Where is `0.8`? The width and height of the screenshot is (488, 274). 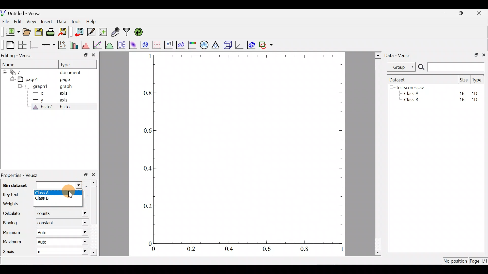
0.8 is located at coordinates (146, 93).